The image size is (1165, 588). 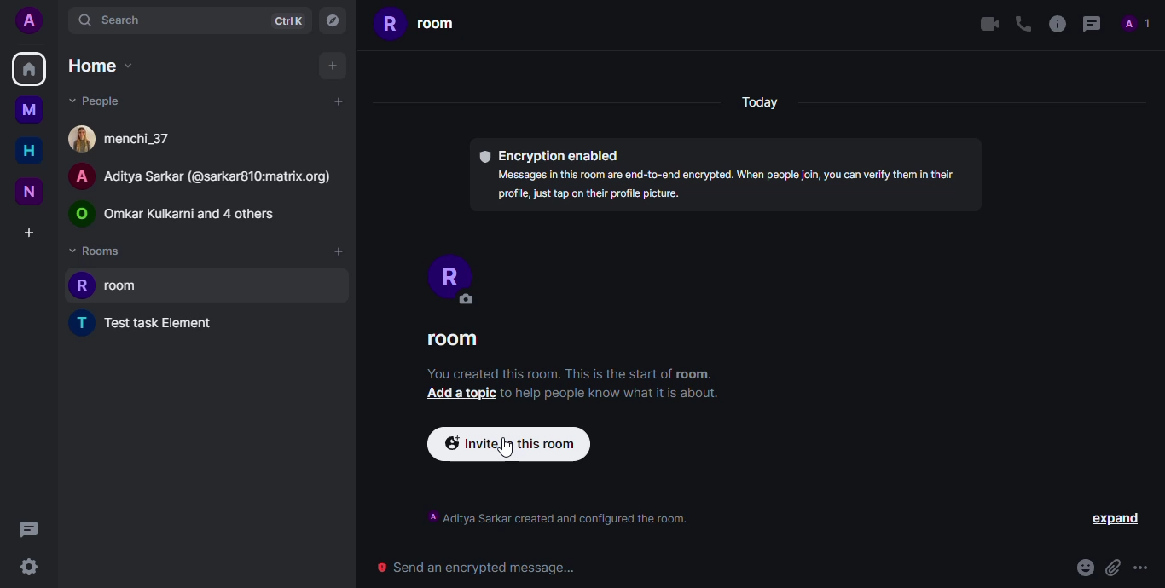 What do you see at coordinates (30, 231) in the screenshot?
I see `create a space` at bounding box center [30, 231].